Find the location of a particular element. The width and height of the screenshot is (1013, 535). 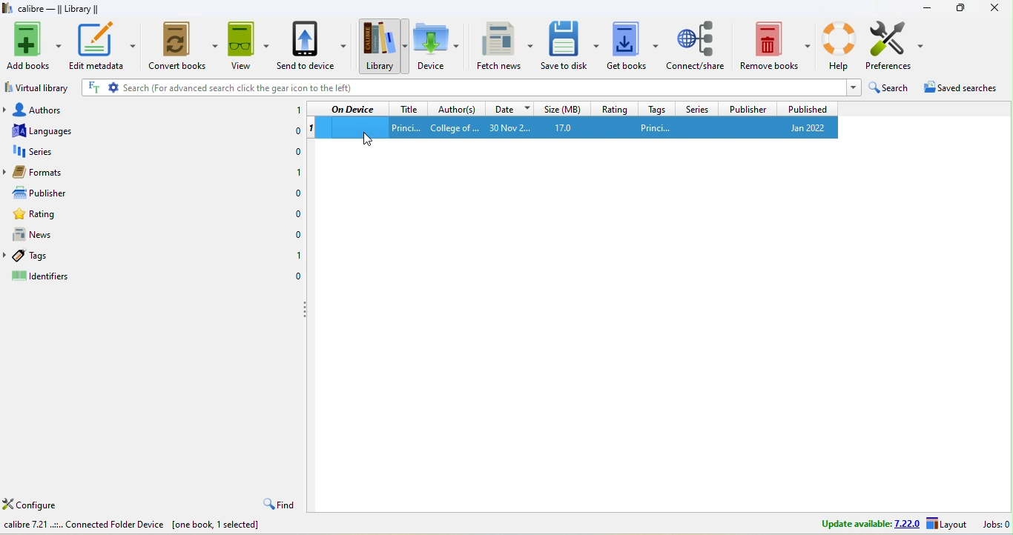

on device is located at coordinates (352, 109).